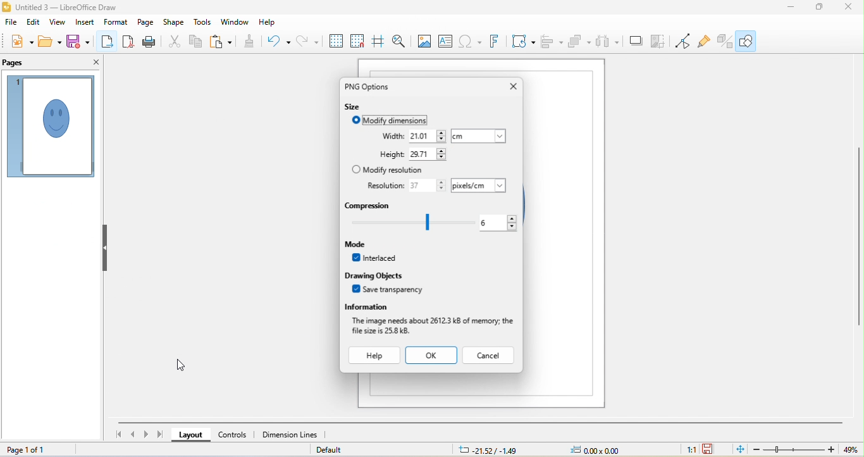 This screenshot has width=864, height=457. I want to click on help, so click(268, 23).